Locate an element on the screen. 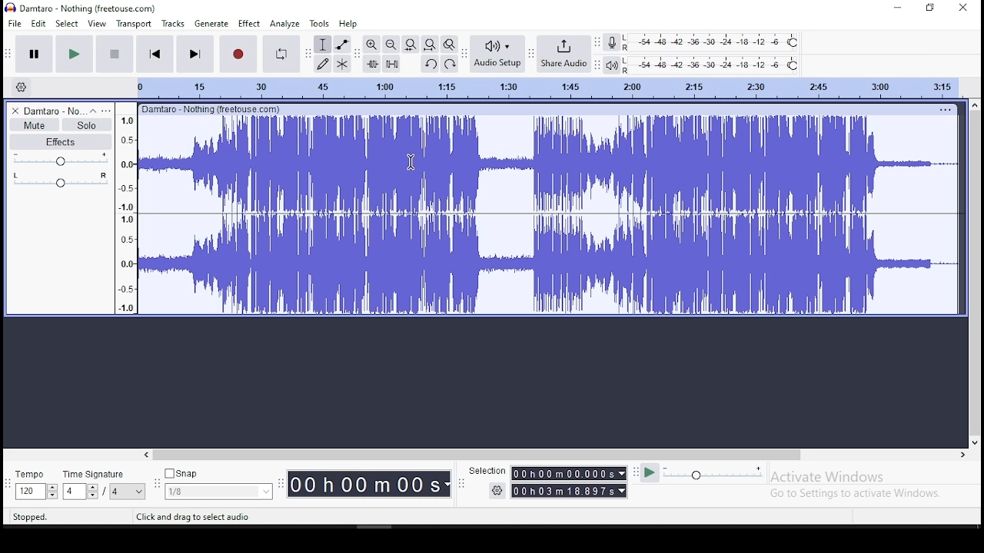  silence audio selection is located at coordinates (392, 63).